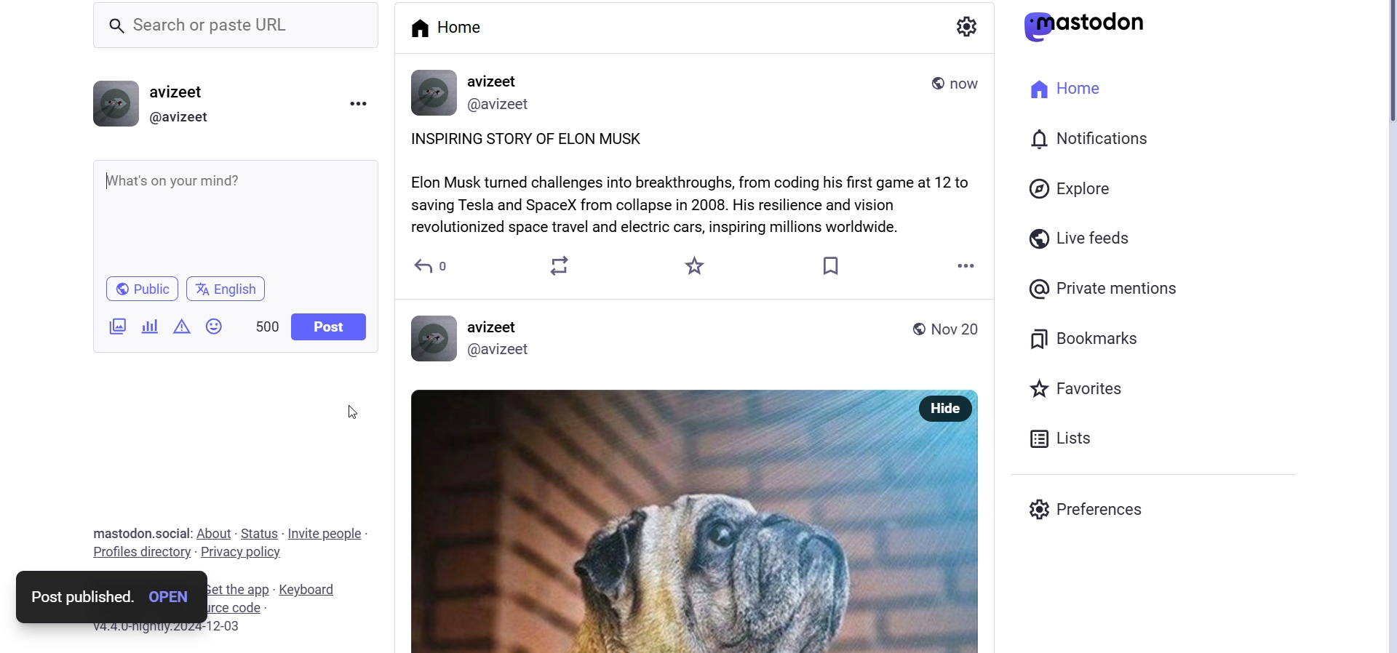 The width and height of the screenshot is (1397, 653). I want to click on Keyboard, so click(308, 591).